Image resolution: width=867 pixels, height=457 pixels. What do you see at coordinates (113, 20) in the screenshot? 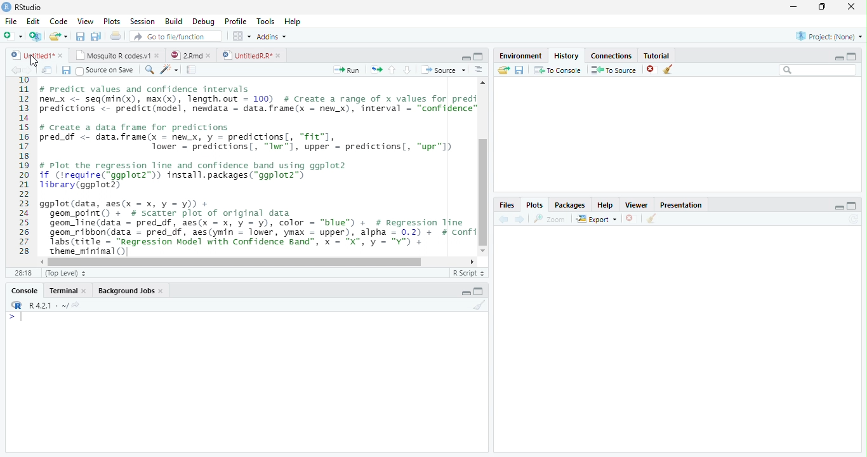
I see `Plots` at bounding box center [113, 20].